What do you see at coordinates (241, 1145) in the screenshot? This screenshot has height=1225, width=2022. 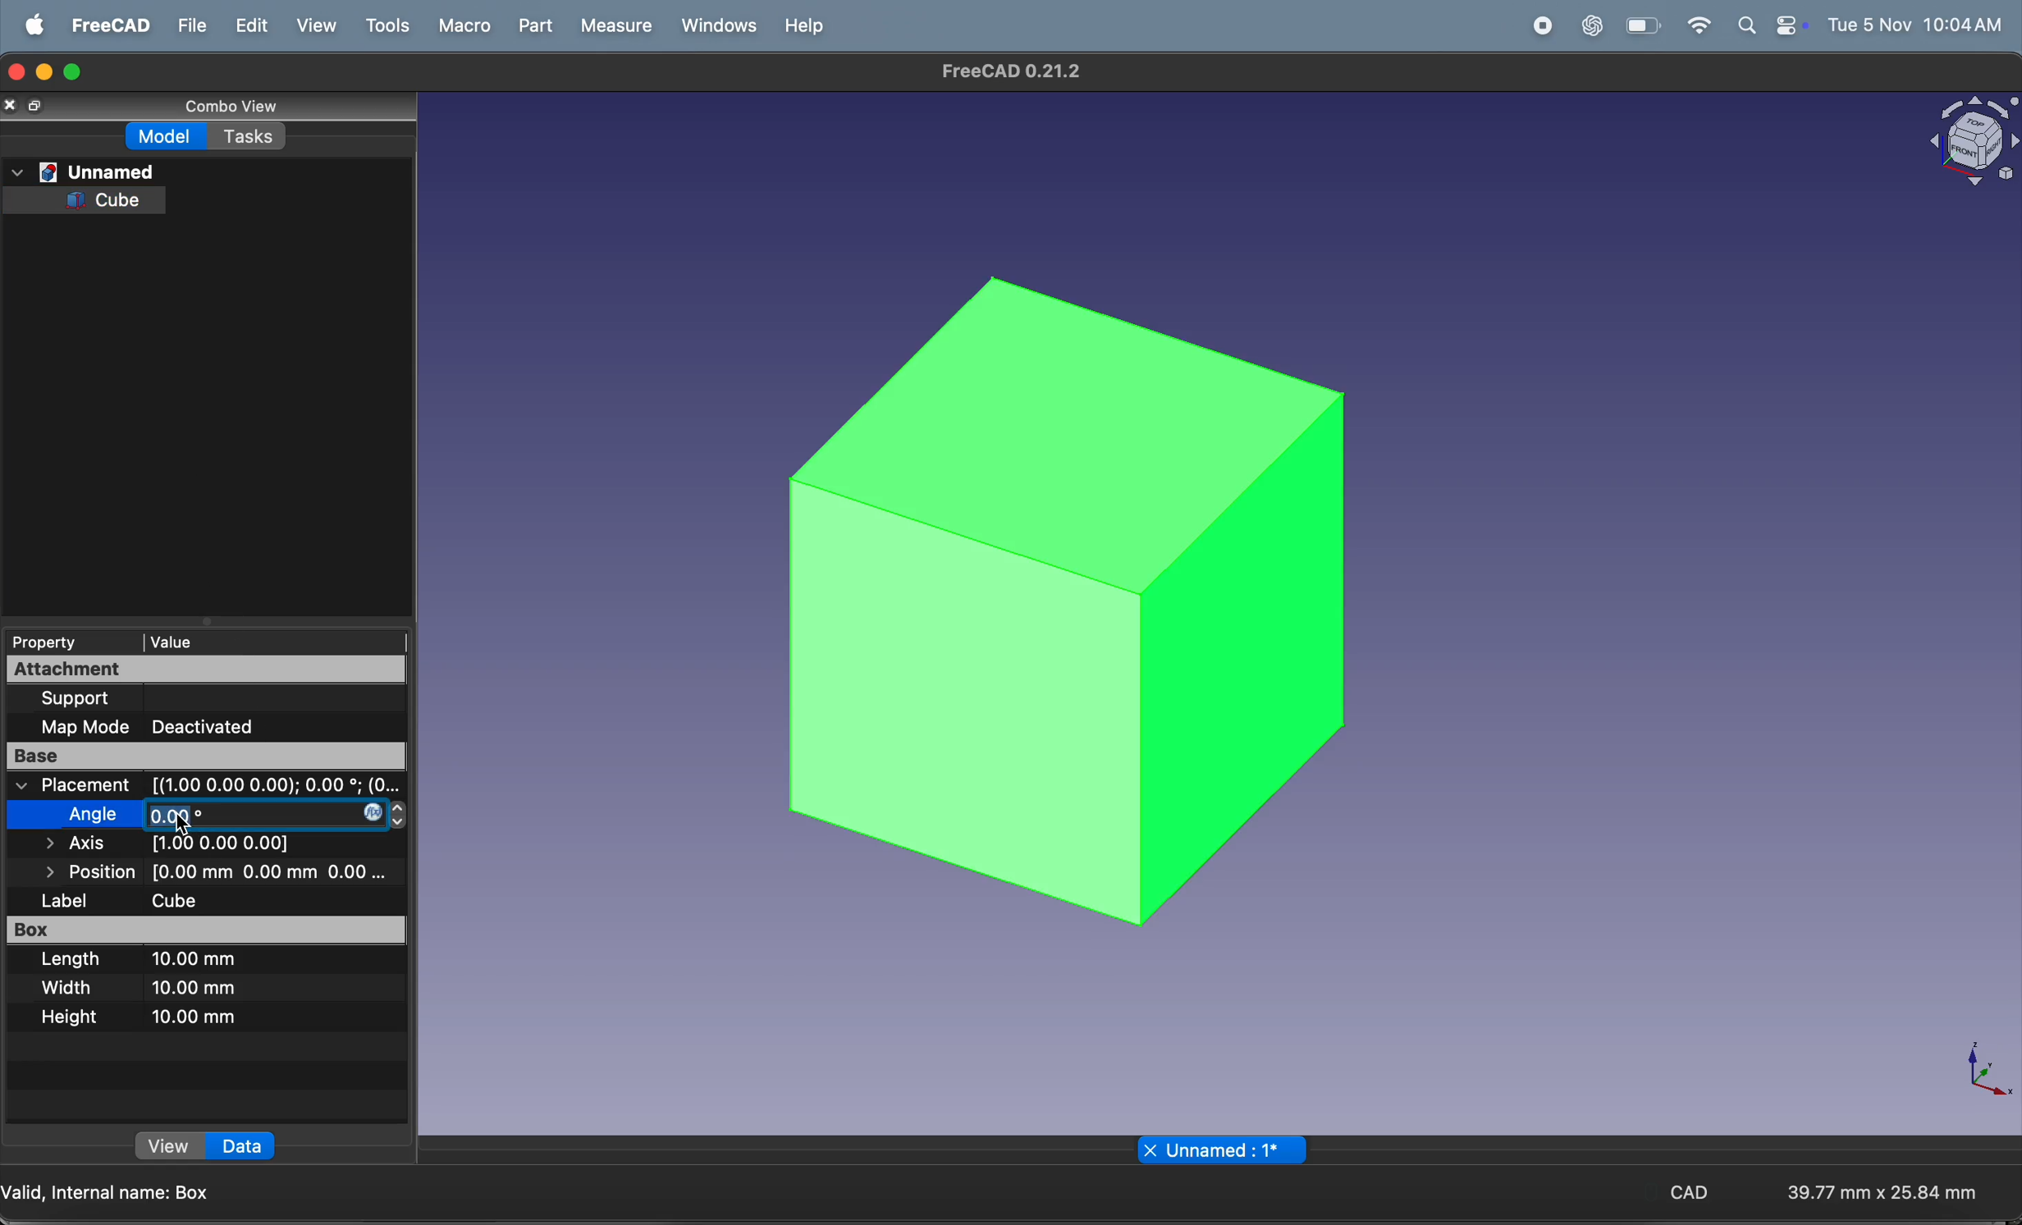 I see `Data »` at bounding box center [241, 1145].